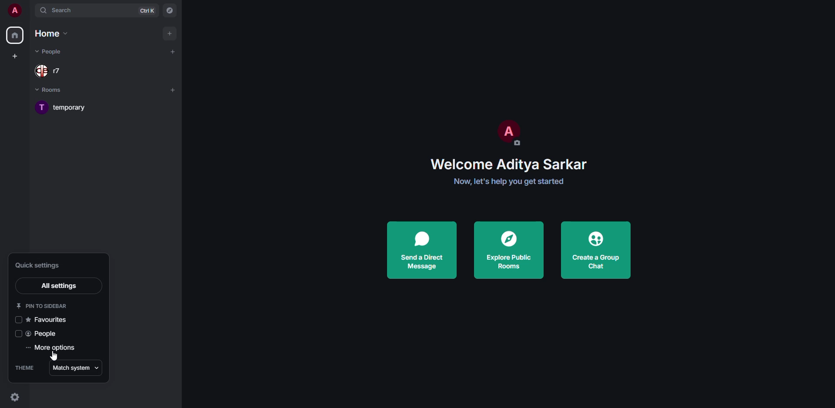  I want to click on favorites, so click(53, 319).